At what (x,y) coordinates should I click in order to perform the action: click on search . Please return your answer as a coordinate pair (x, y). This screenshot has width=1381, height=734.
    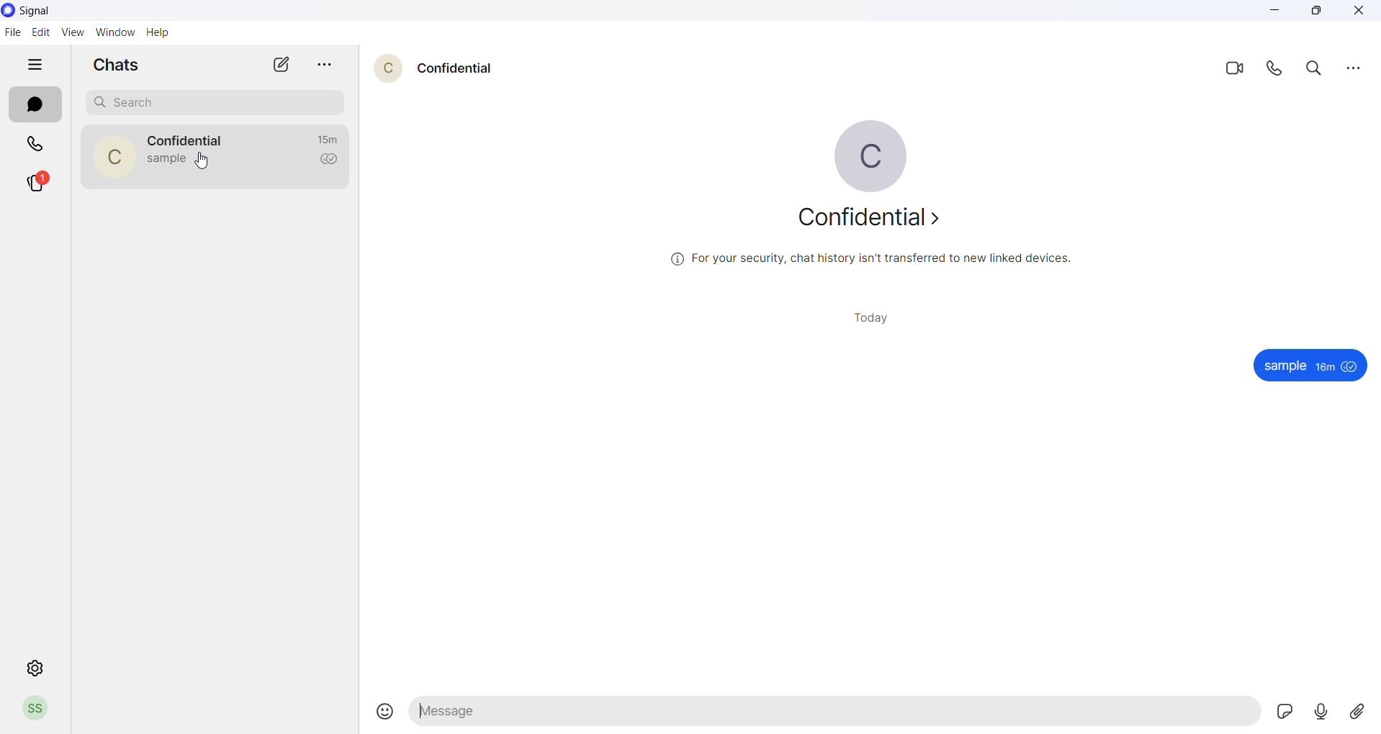
    Looking at the image, I should click on (210, 99).